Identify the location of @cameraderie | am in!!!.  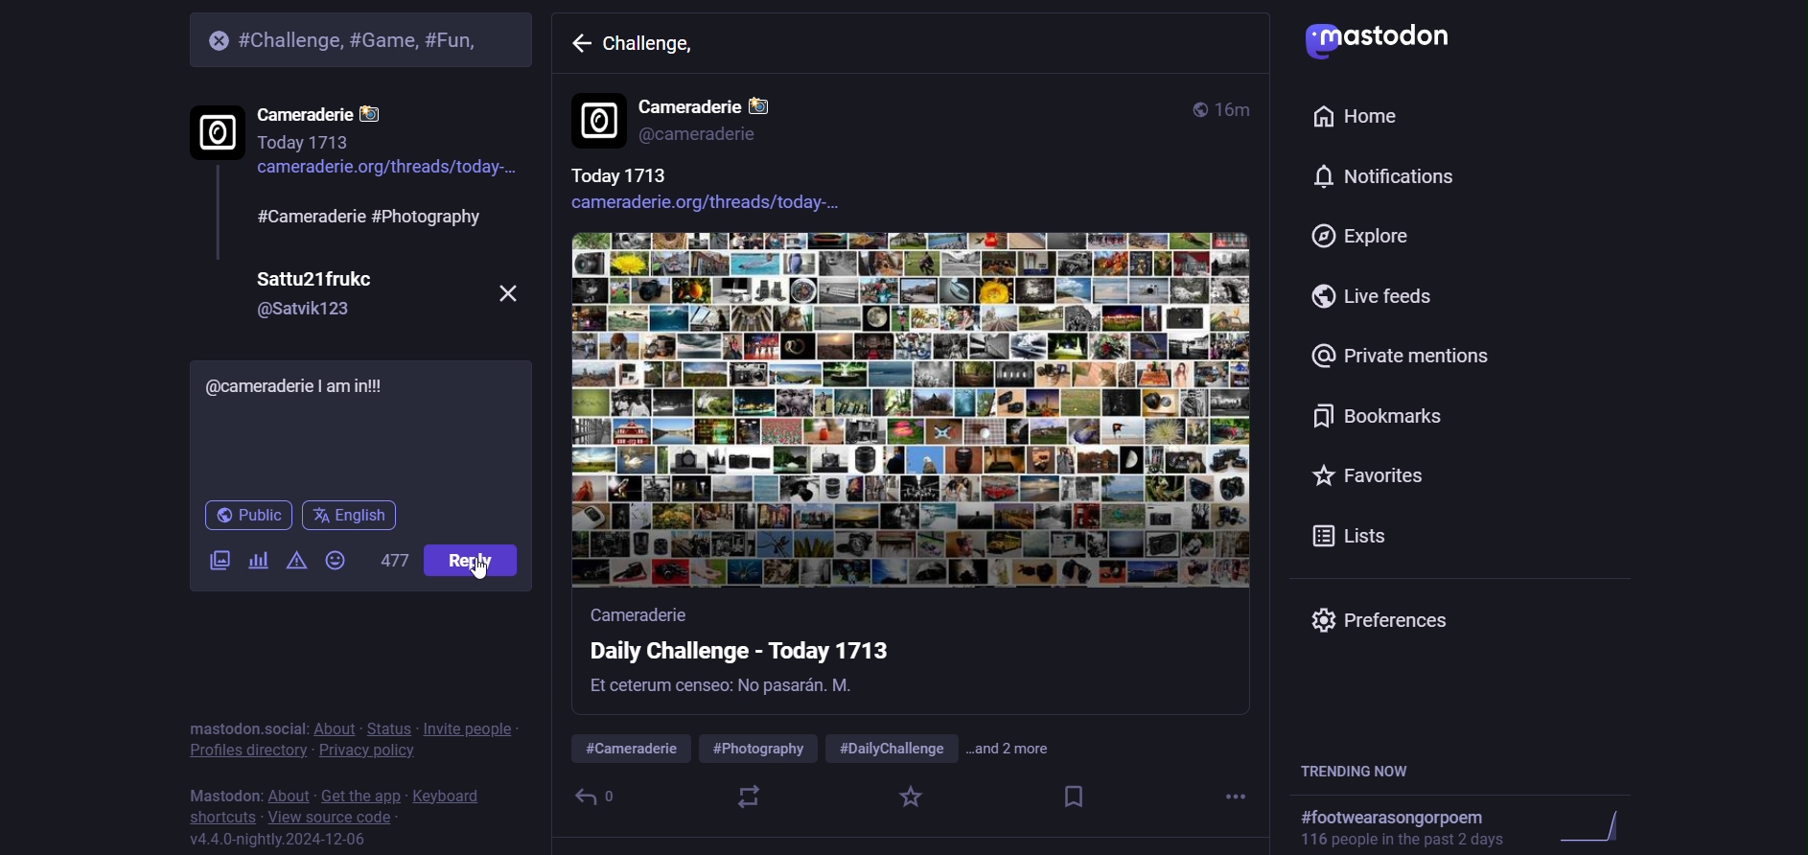
(303, 383).